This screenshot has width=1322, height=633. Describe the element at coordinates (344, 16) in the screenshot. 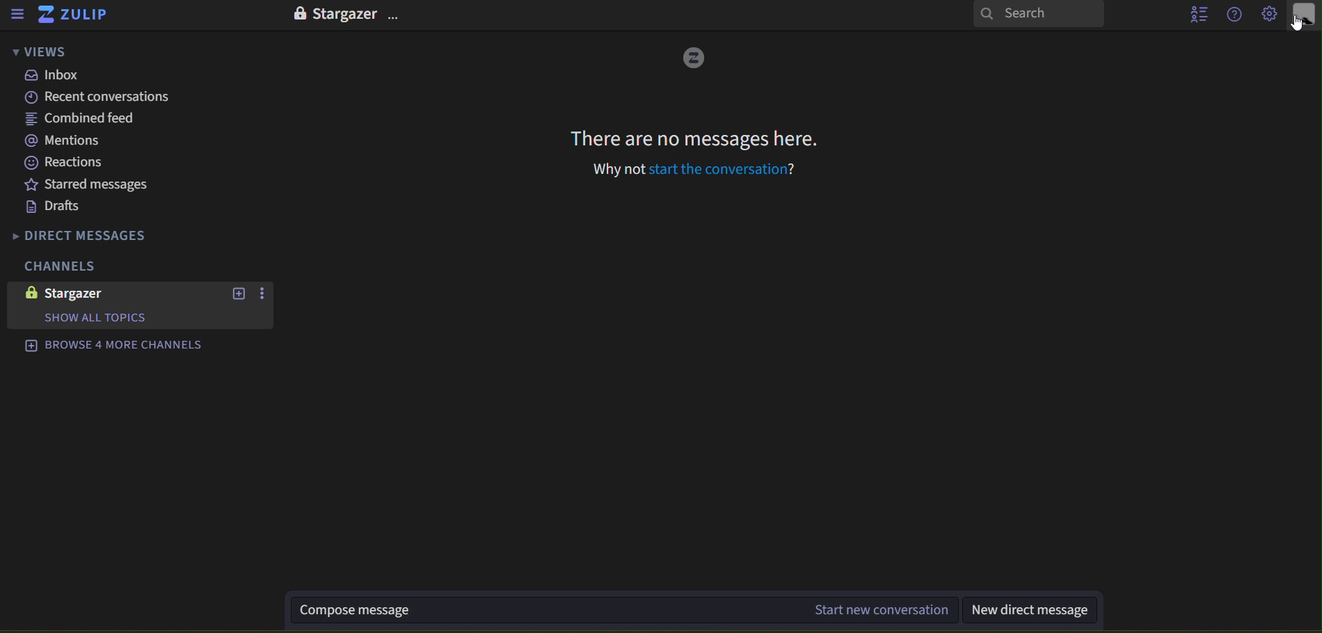

I see ` Stargazer ..` at that location.